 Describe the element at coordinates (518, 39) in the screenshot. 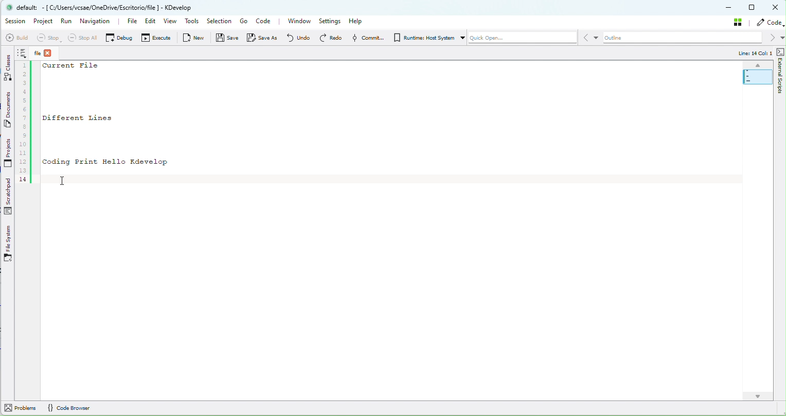

I see `Quick Open` at that location.